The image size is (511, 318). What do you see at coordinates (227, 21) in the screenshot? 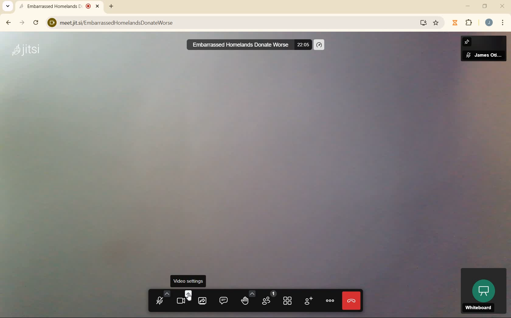
I see `meetjit.si/EmbarrassedHomelandsDonateWorse` at bounding box center [227, 21].